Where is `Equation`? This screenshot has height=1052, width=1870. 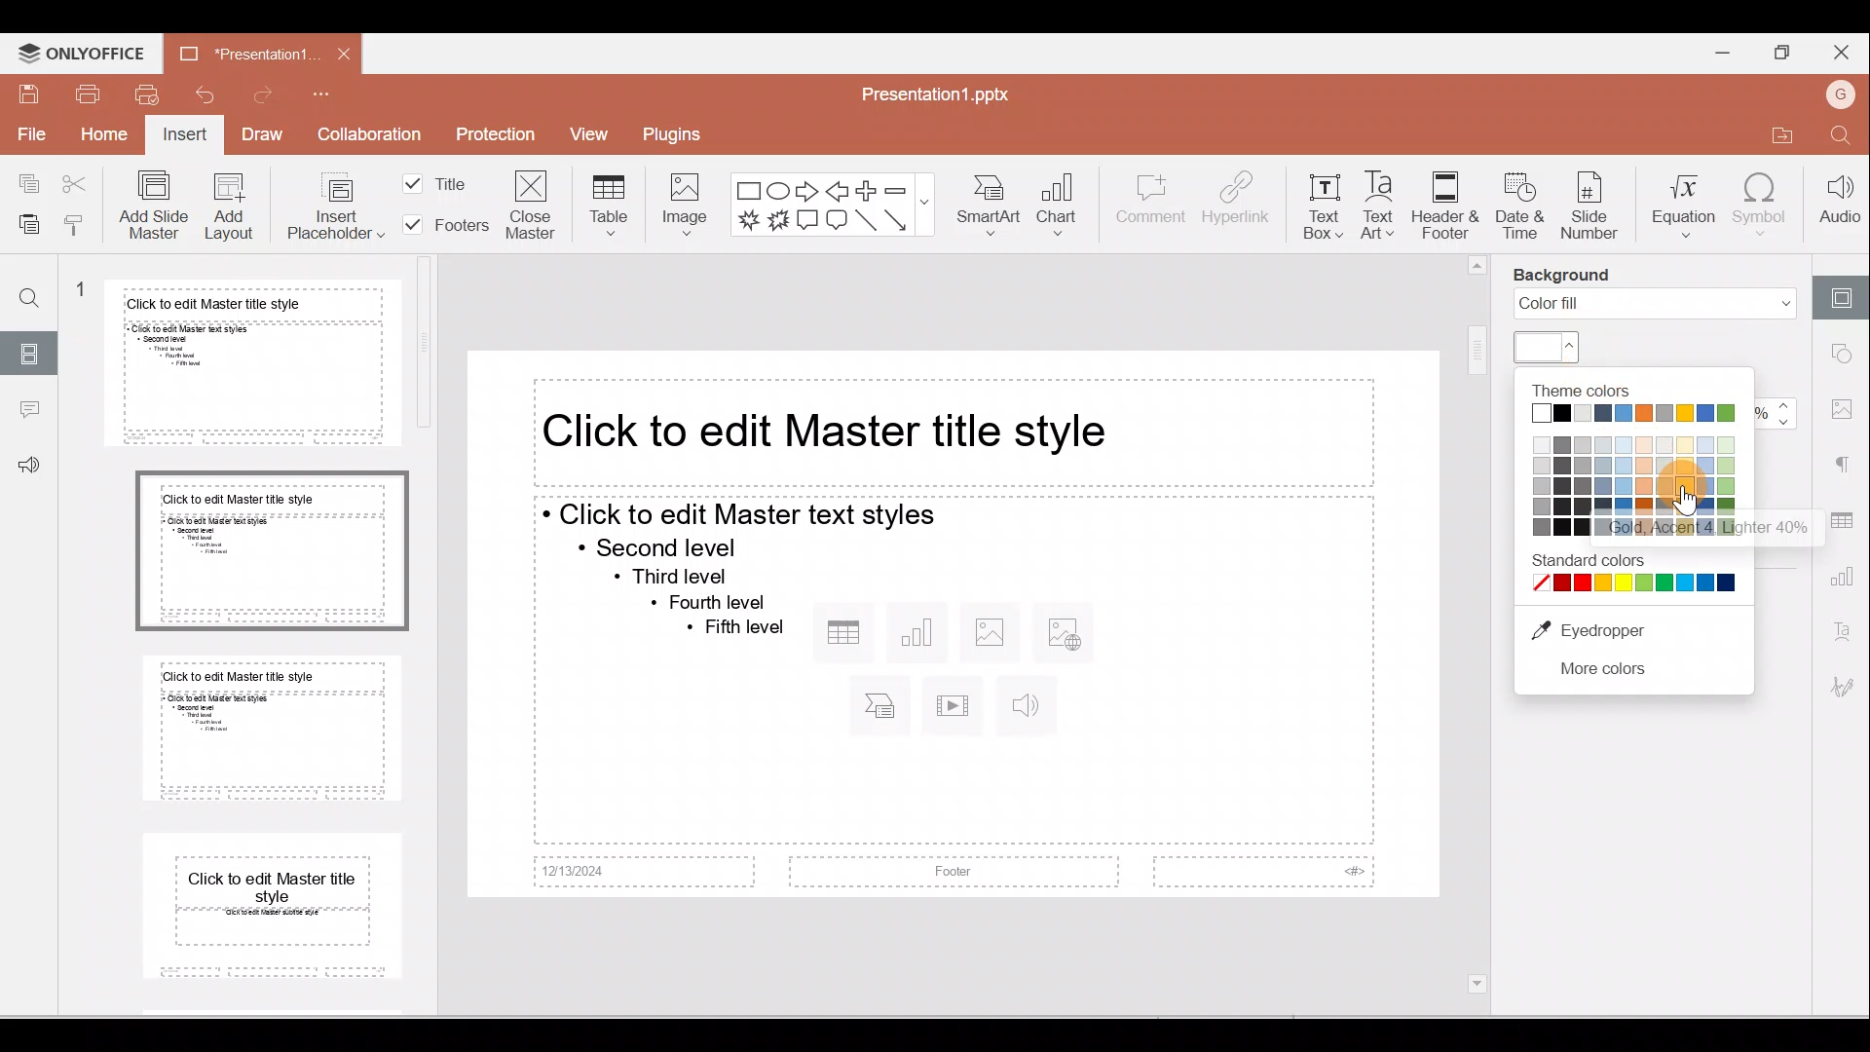 Equation is located at coordinates (1678, 203).